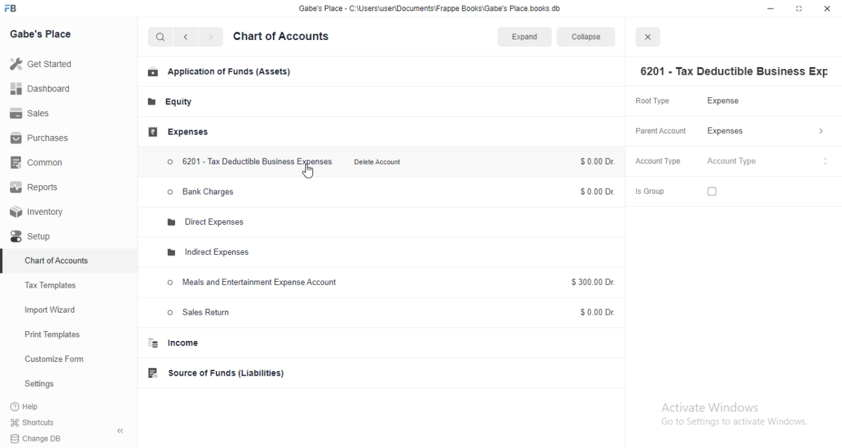 This screenshot has height=448, width=842. Describe the element at coordinates (45, 63) in the screenshot. I see `Get Started` at that location.